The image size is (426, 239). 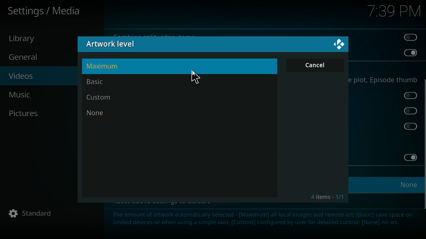 I want to click on on, so click(x=410, y=52).